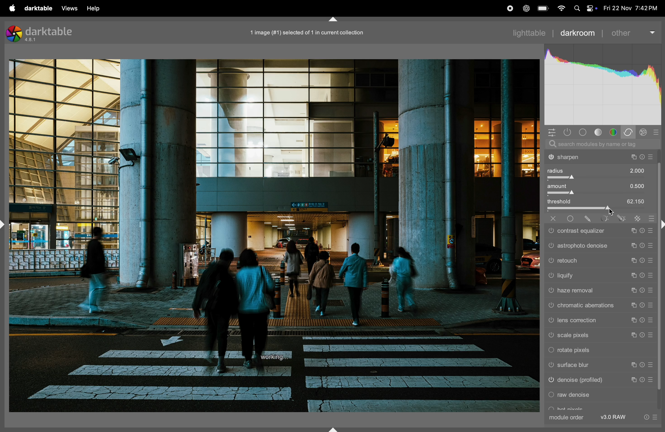 The width and height of the screenshot is (665, 432). Describe the element at coordinates (582, 132) in the screenshot. I see `base` at that location.